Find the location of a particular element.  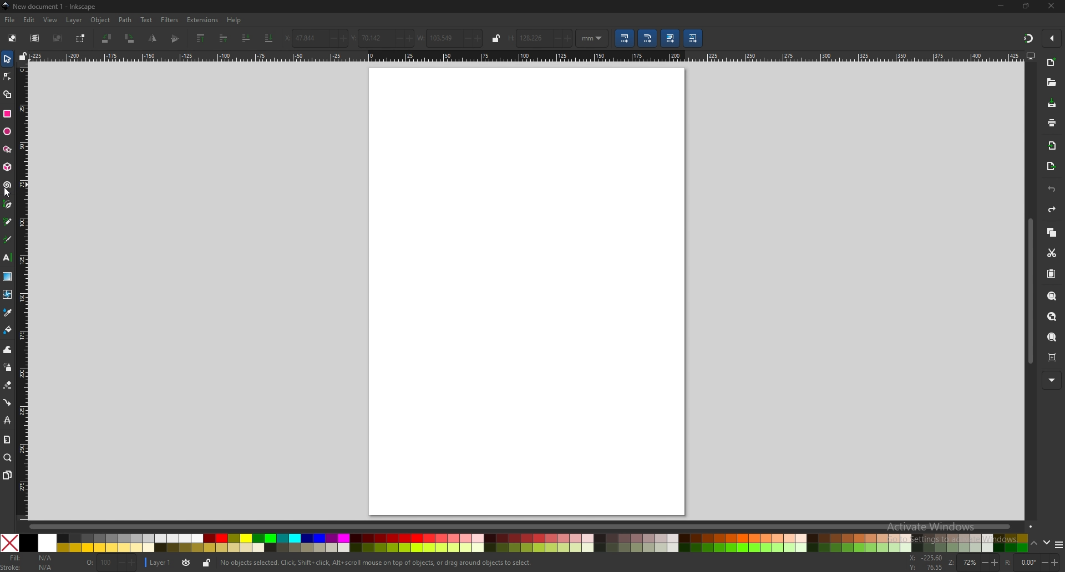

zoom centre page is located at coordinates (1052, 357).